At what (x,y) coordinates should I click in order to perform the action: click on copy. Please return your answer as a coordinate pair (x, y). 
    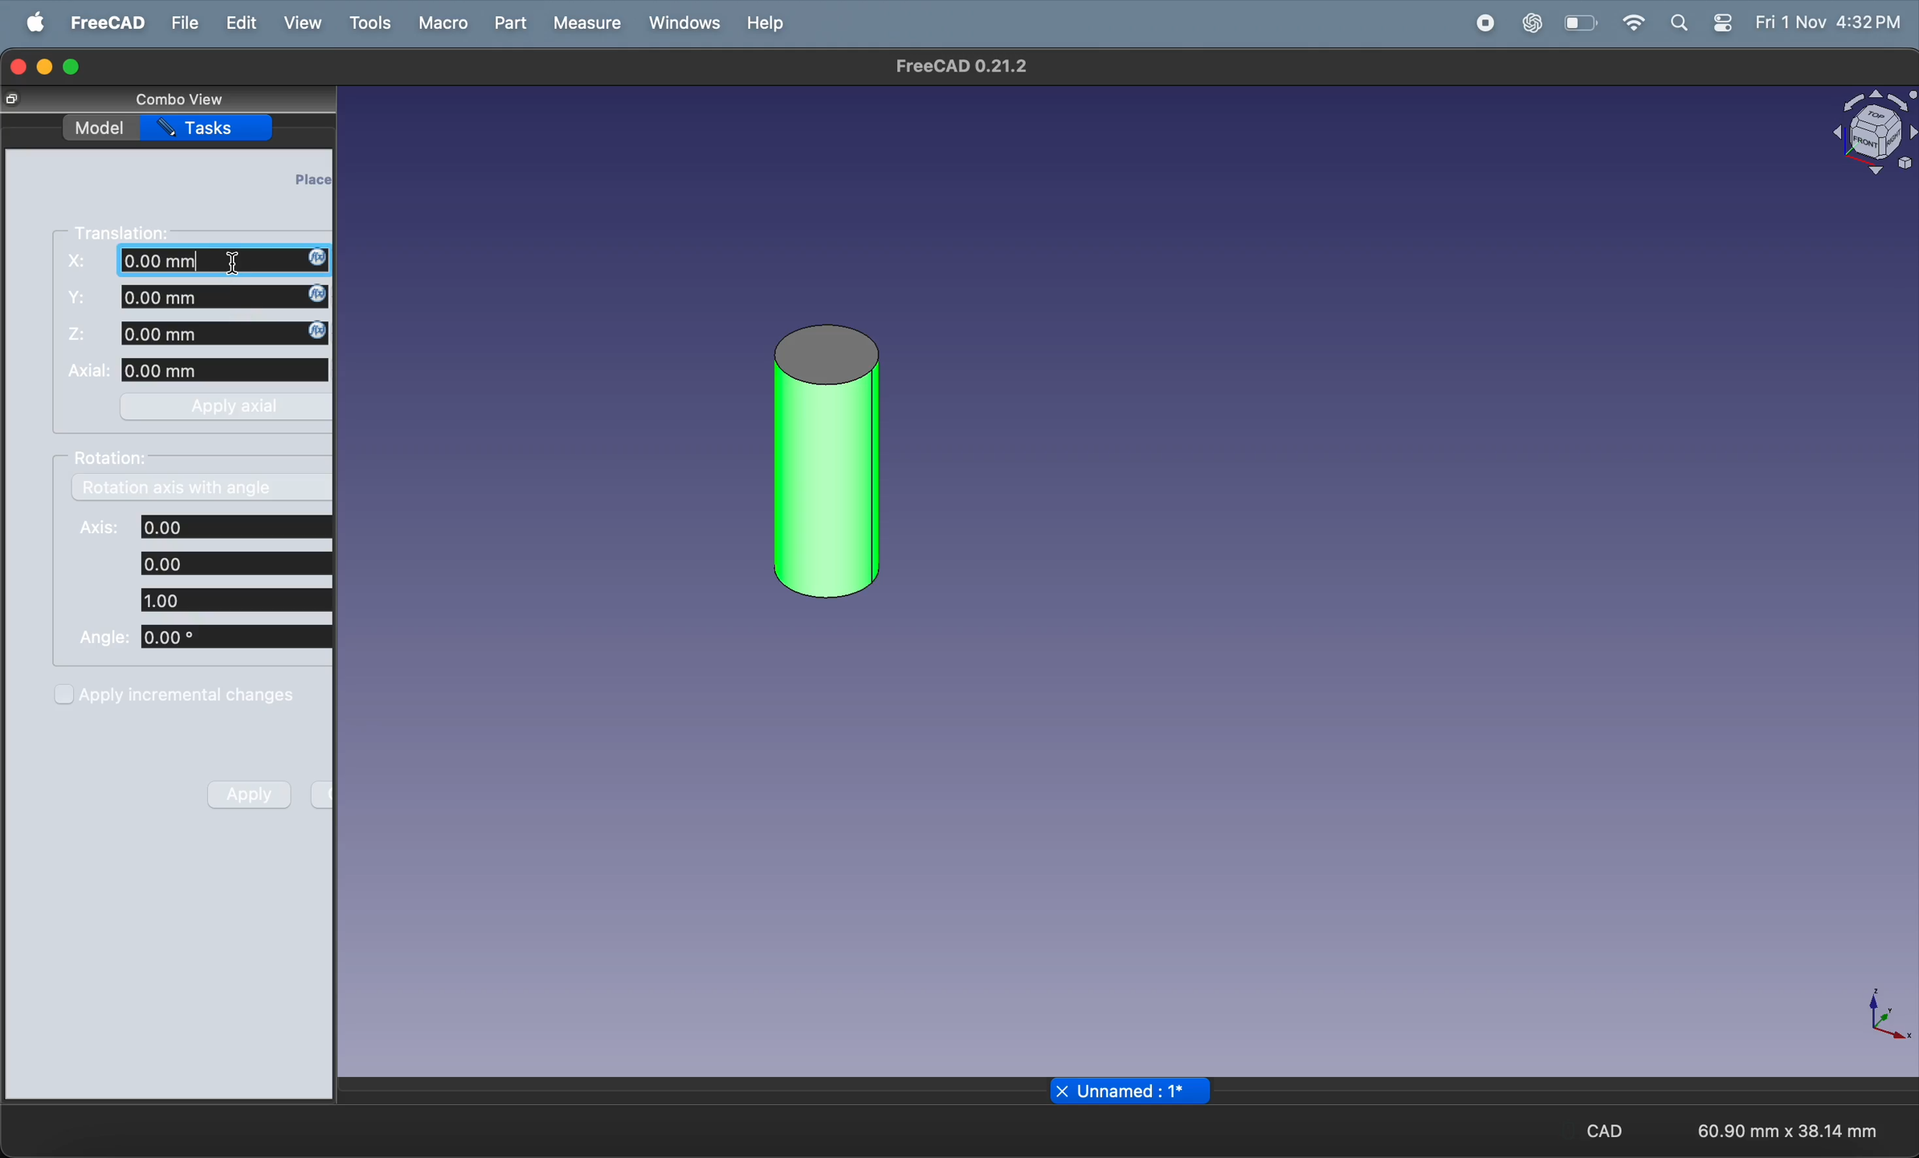
    Looking at the image, I should click on (11, 100).